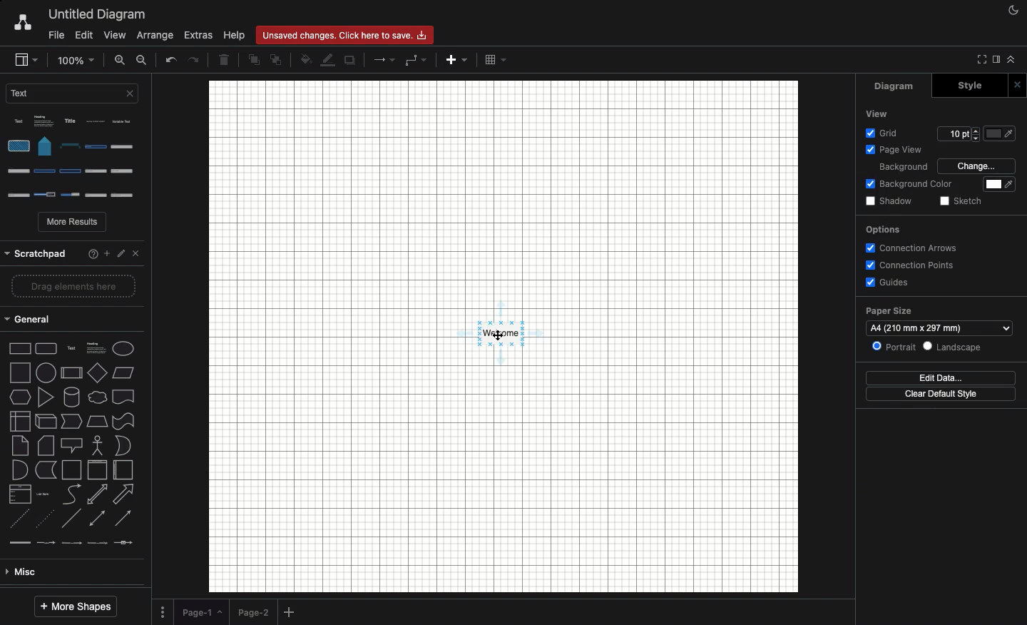 The image size is (1027, 625). What do you see at coordinates (938, 134) in the screenshot?
I see `` at bounding box center [938, 134].